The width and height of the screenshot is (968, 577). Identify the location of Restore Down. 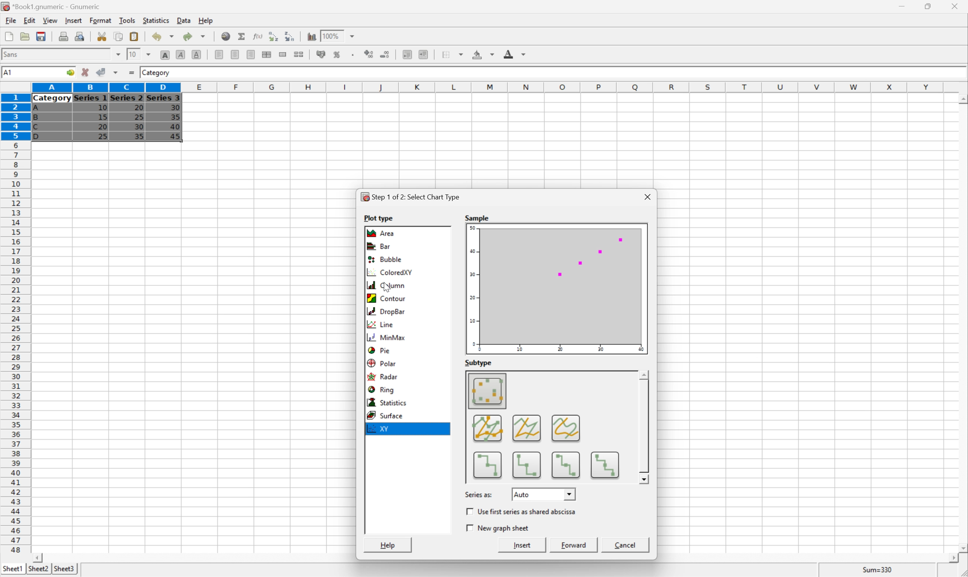
(924, 6).